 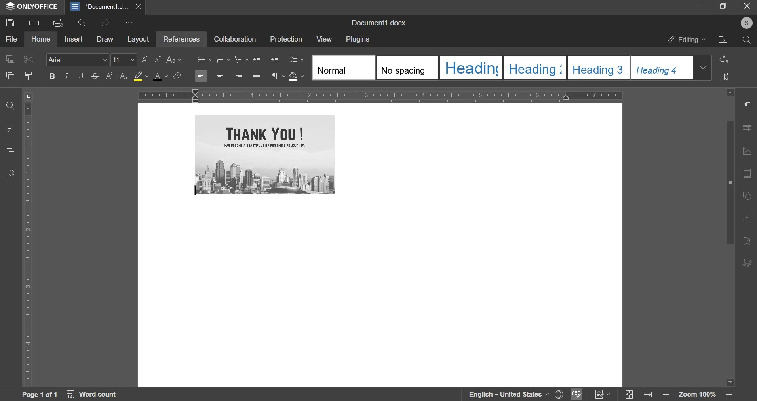 I want to click on font size, so click(x=137, y=60).